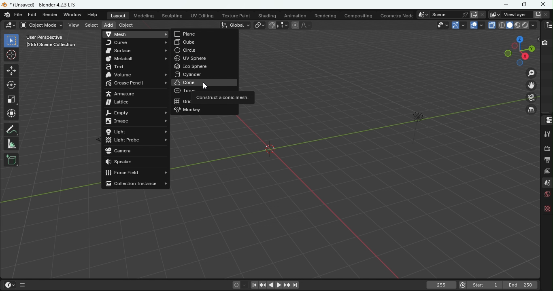  Describe the element at coordinates (202, 15) in the screenshot. I see `UV Editing` at that location.